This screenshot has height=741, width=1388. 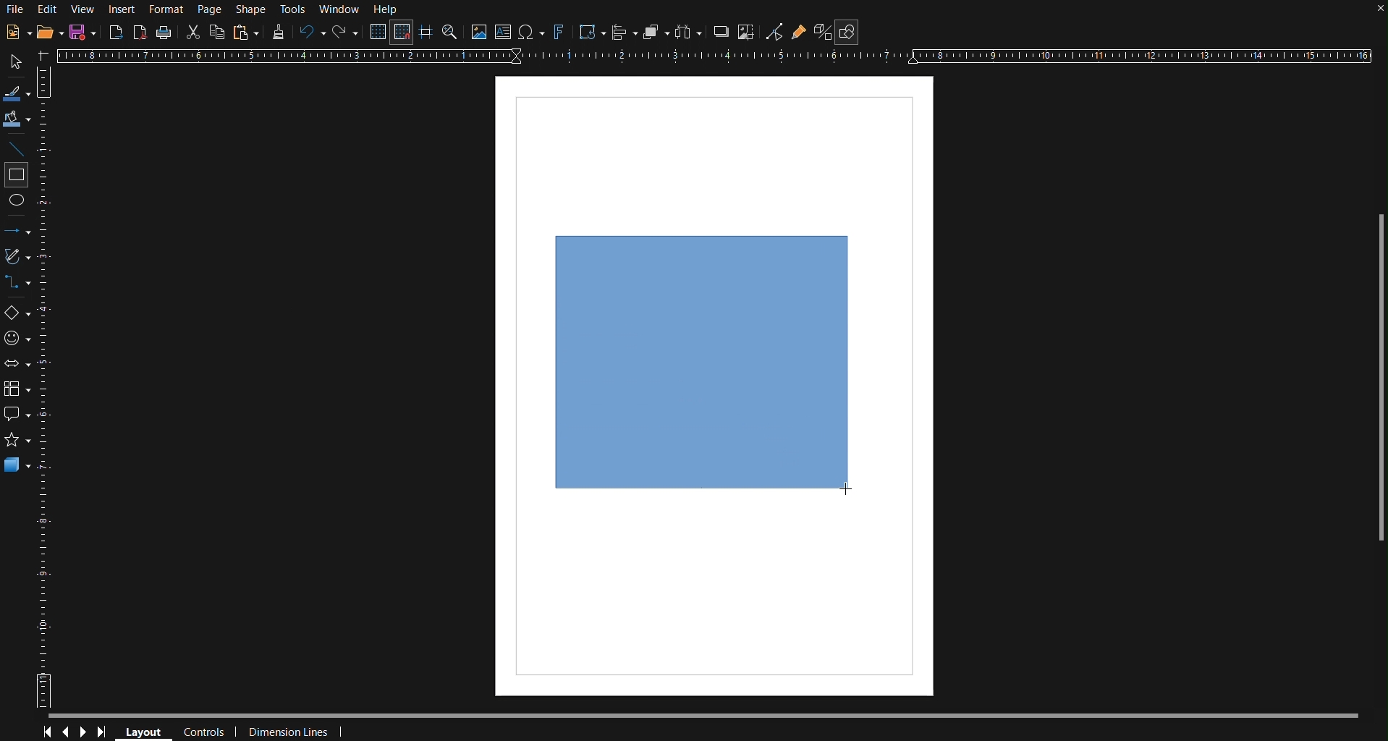 I want to click on Dimension Lines, so click(x=300, y=732).